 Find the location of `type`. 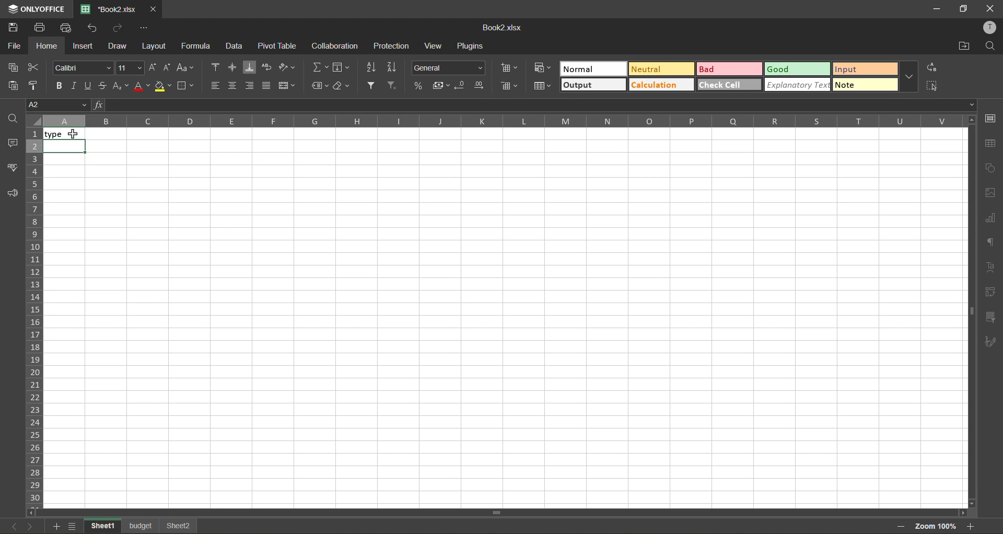

type is located at coordinates (64, 134).